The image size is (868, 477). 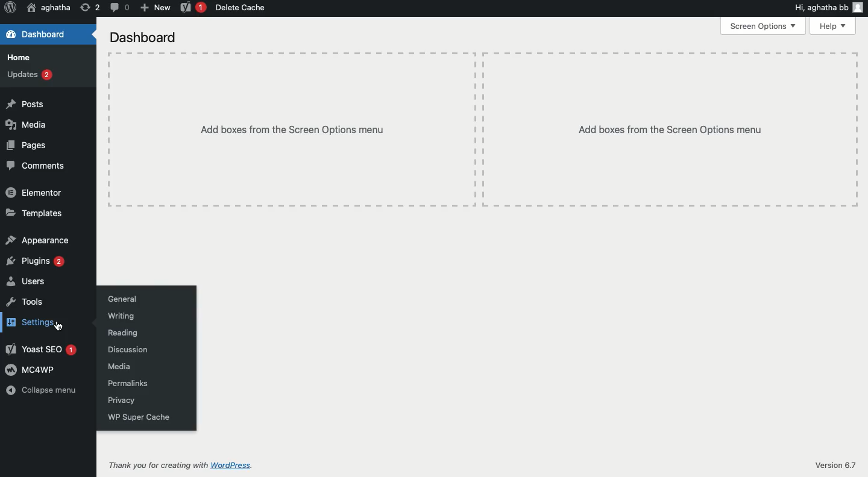 I want to click on Home, so click(x=21, y=58).